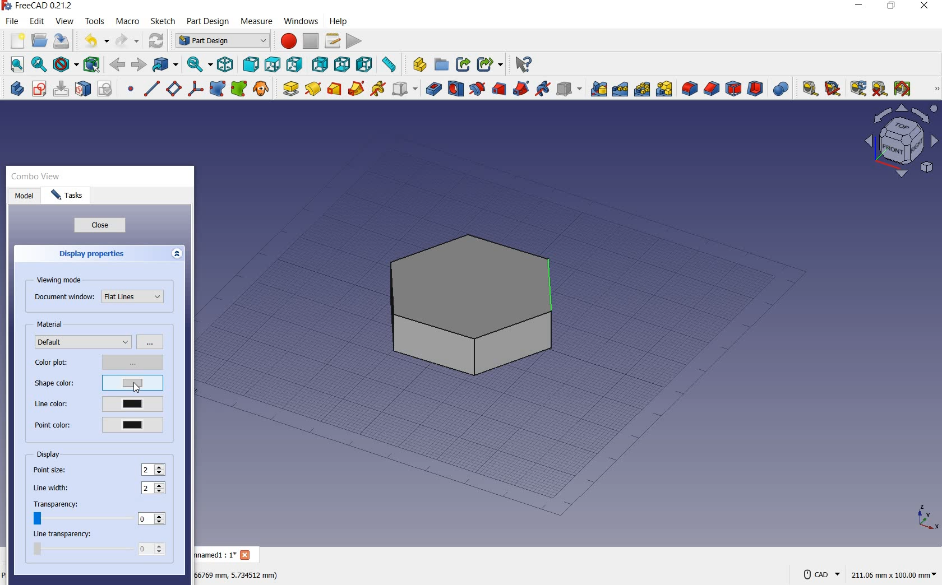 This screenshot has height=585, width=942. What do you see at coordinates (455, 89) in the screenshot?
I see `hole` at bounding box center [455, 89].